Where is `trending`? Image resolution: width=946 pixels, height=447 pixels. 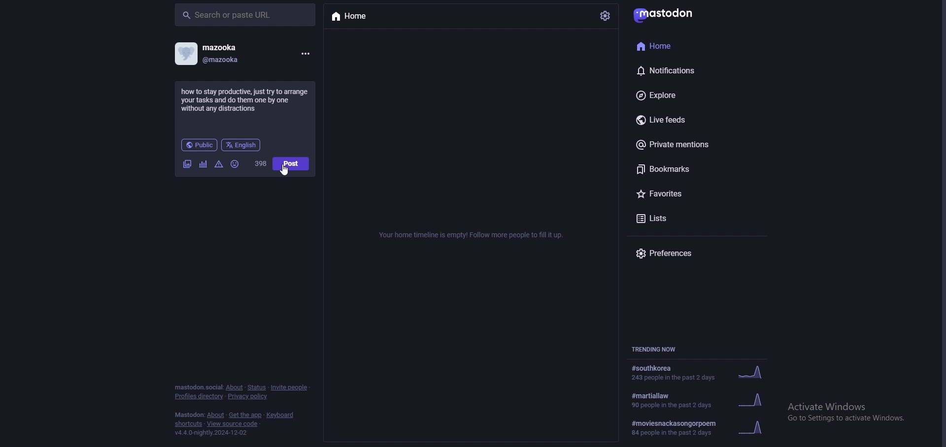
trending is located at coordinates (708, 426).